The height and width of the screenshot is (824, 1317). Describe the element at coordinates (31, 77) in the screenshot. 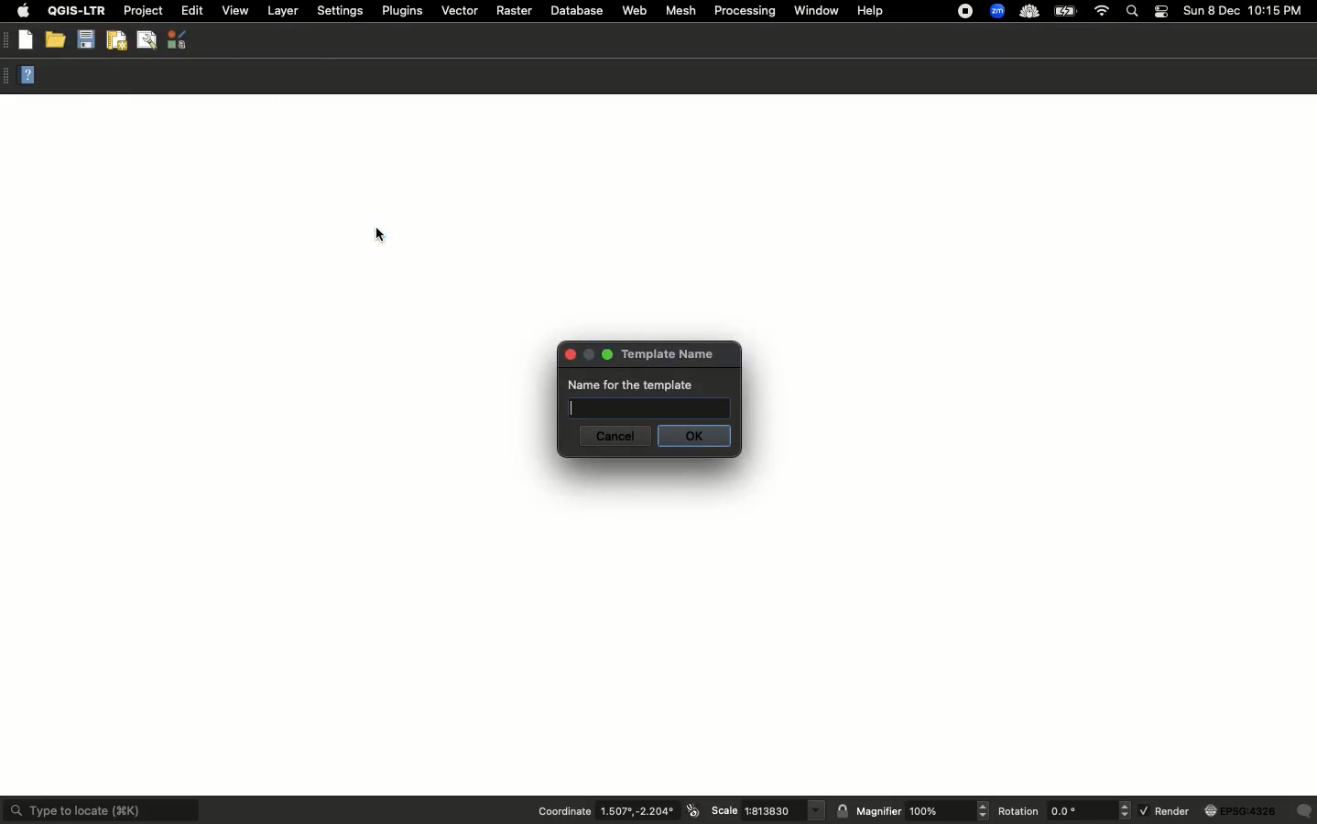

I see `Help` at that location.